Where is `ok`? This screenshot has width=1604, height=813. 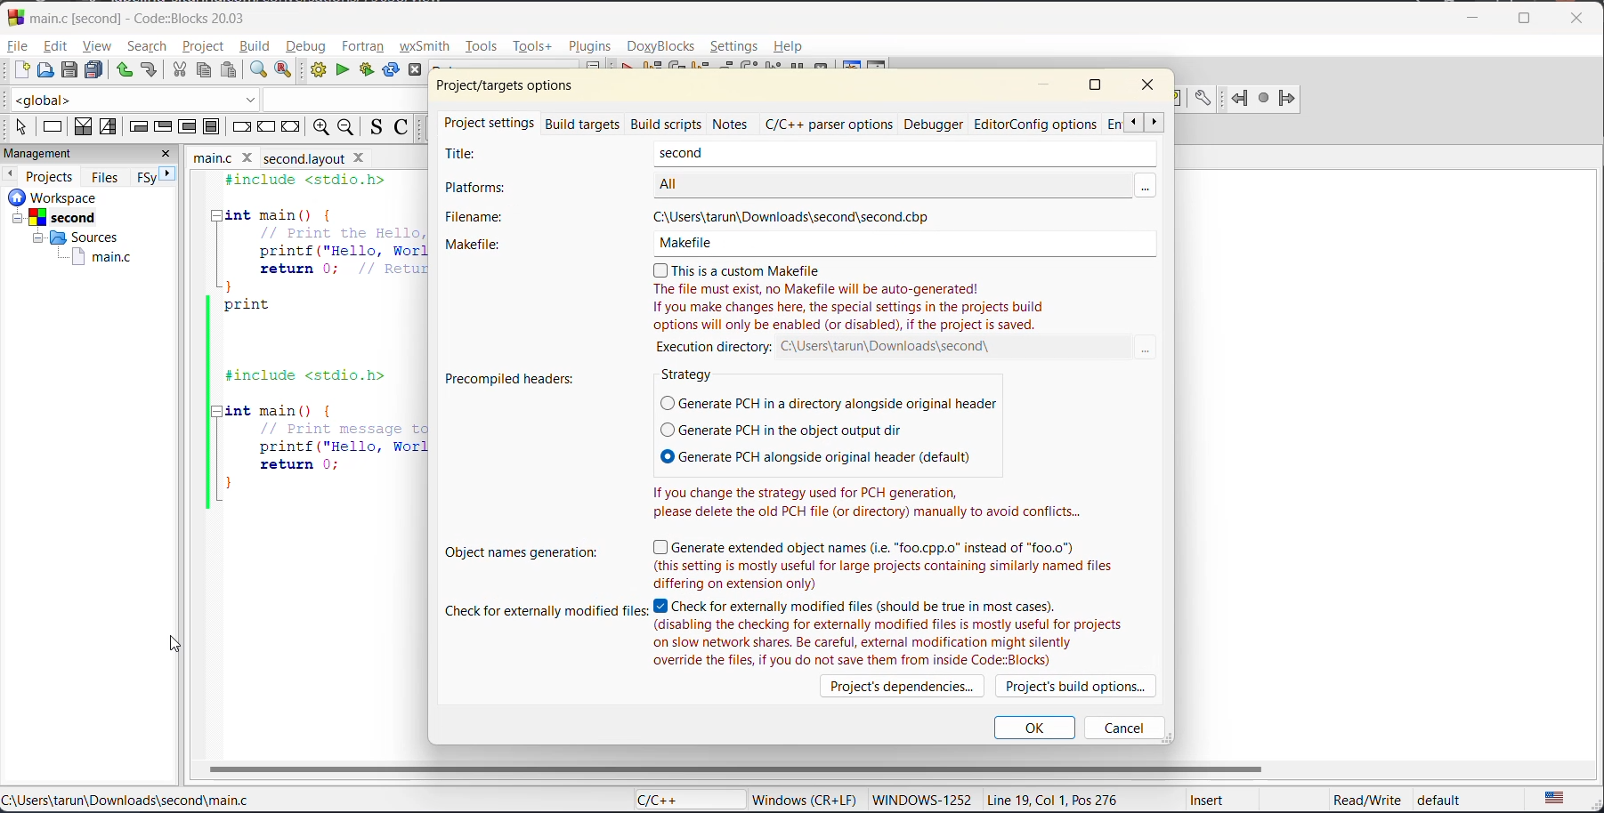
ok is located at coordinates (1037, 728).